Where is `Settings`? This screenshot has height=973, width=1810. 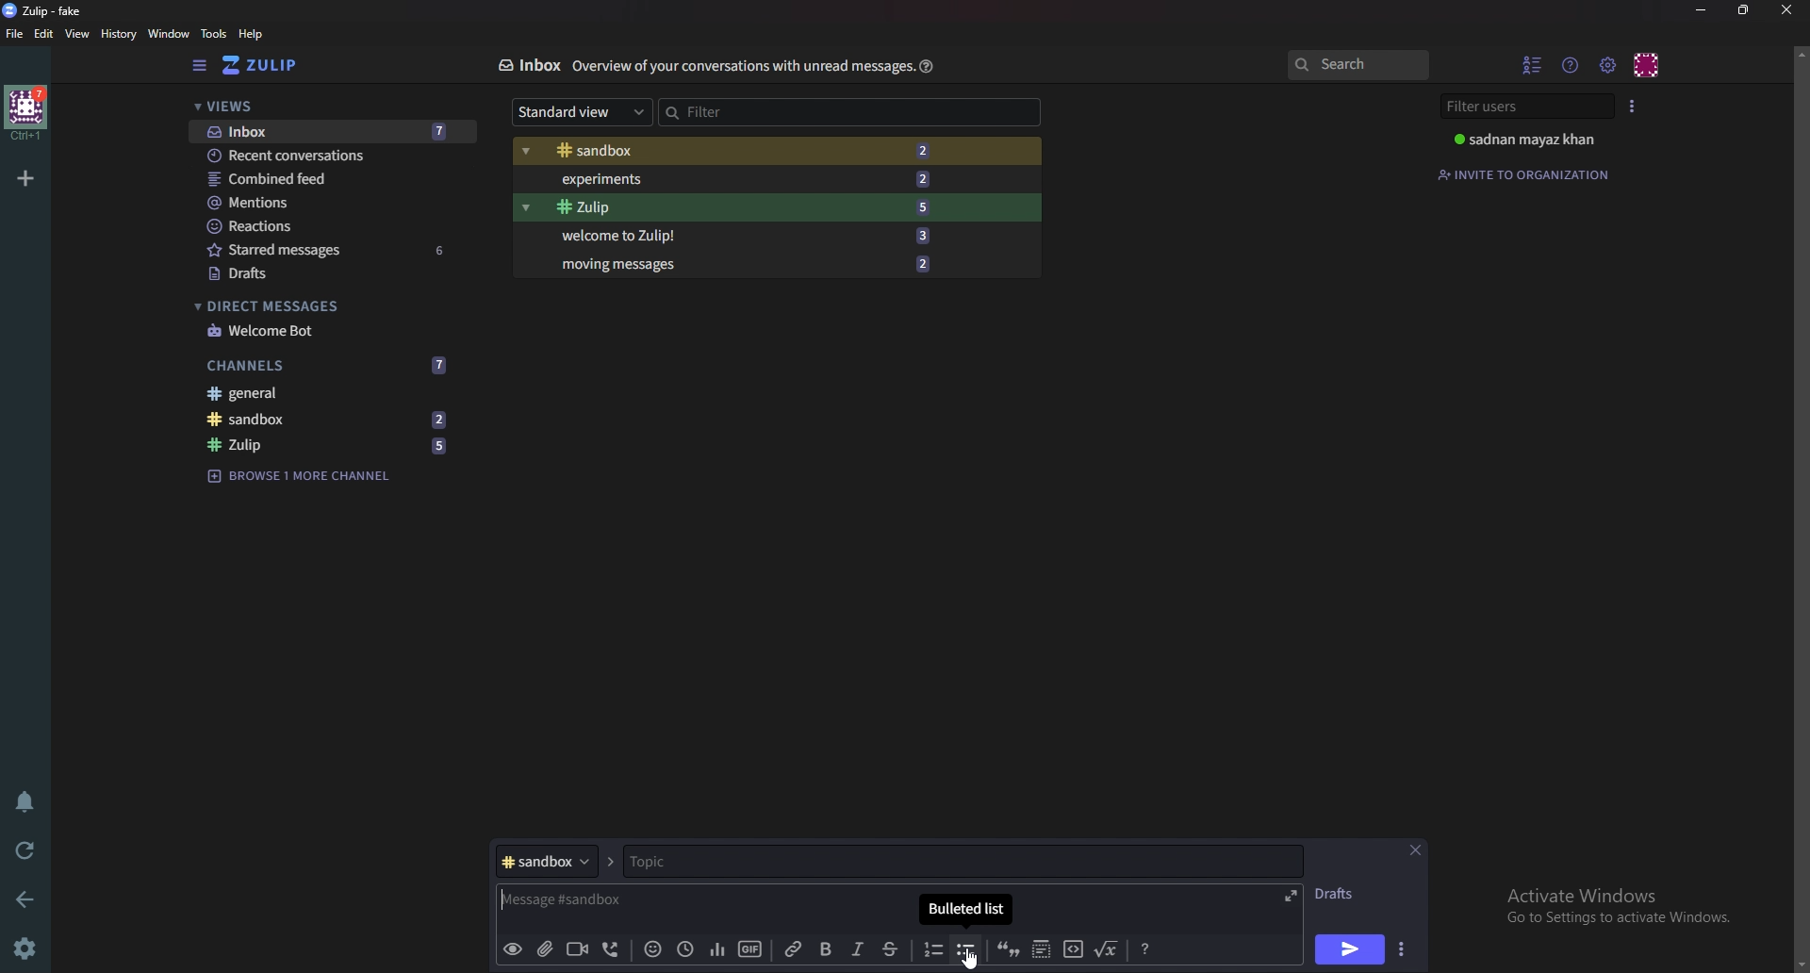
Settings is located at coordinates (24, 950).